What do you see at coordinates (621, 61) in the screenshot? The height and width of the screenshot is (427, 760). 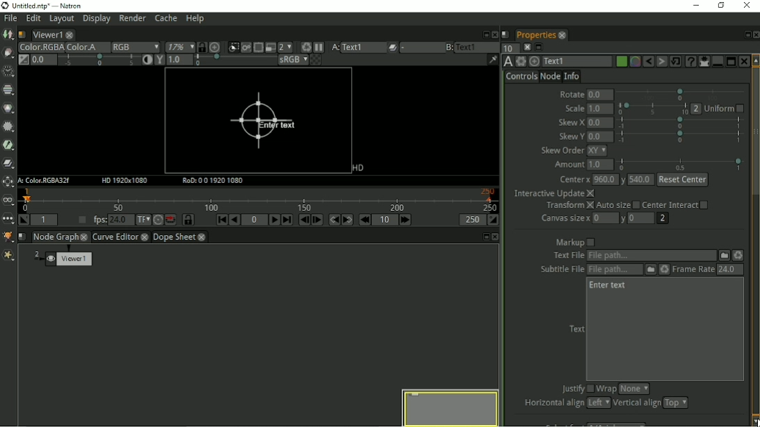 I see `Node color` at bounding box center [621, 61].